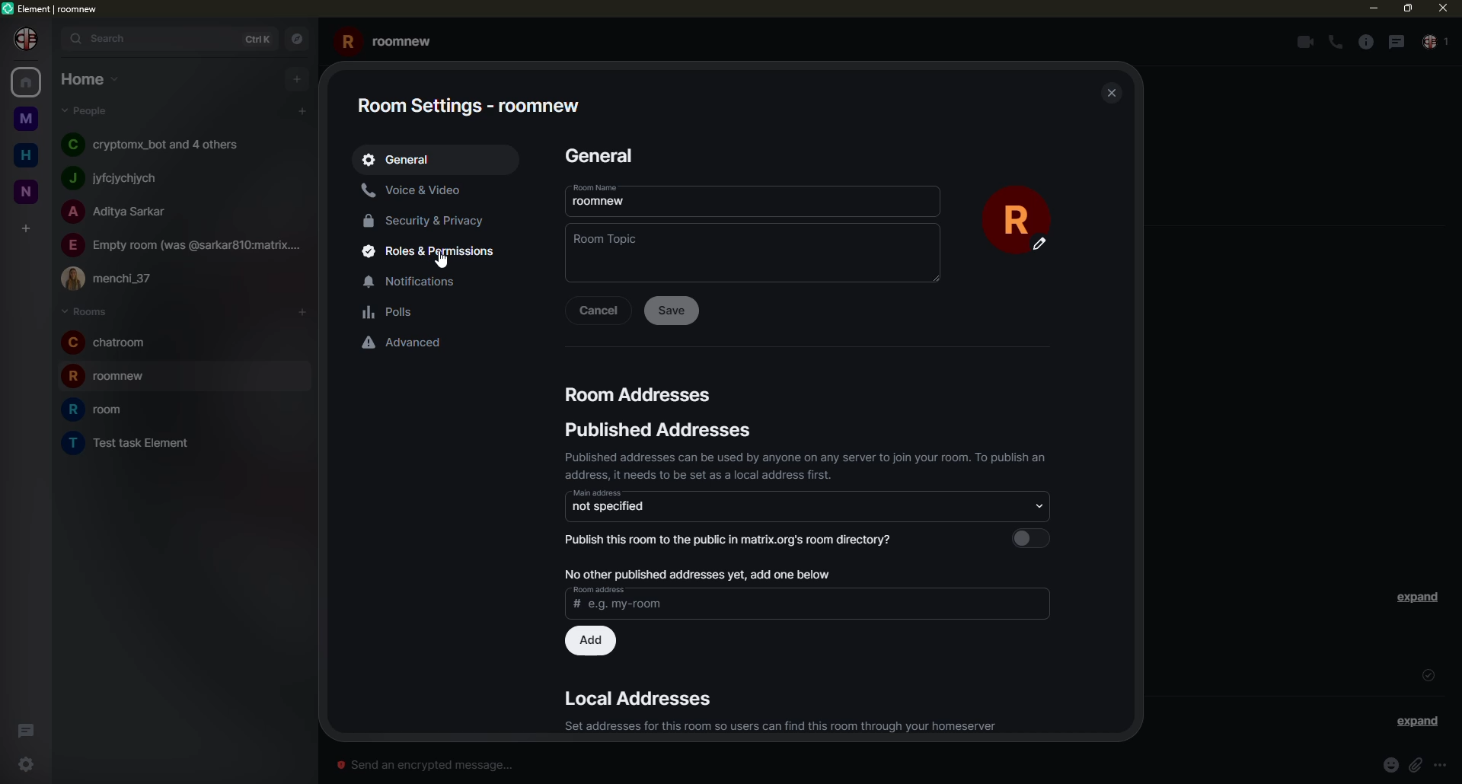  What do you see at coordinates (1417, 721) in the screenshot?
I see `expand` at bounding box center [1417, 721].